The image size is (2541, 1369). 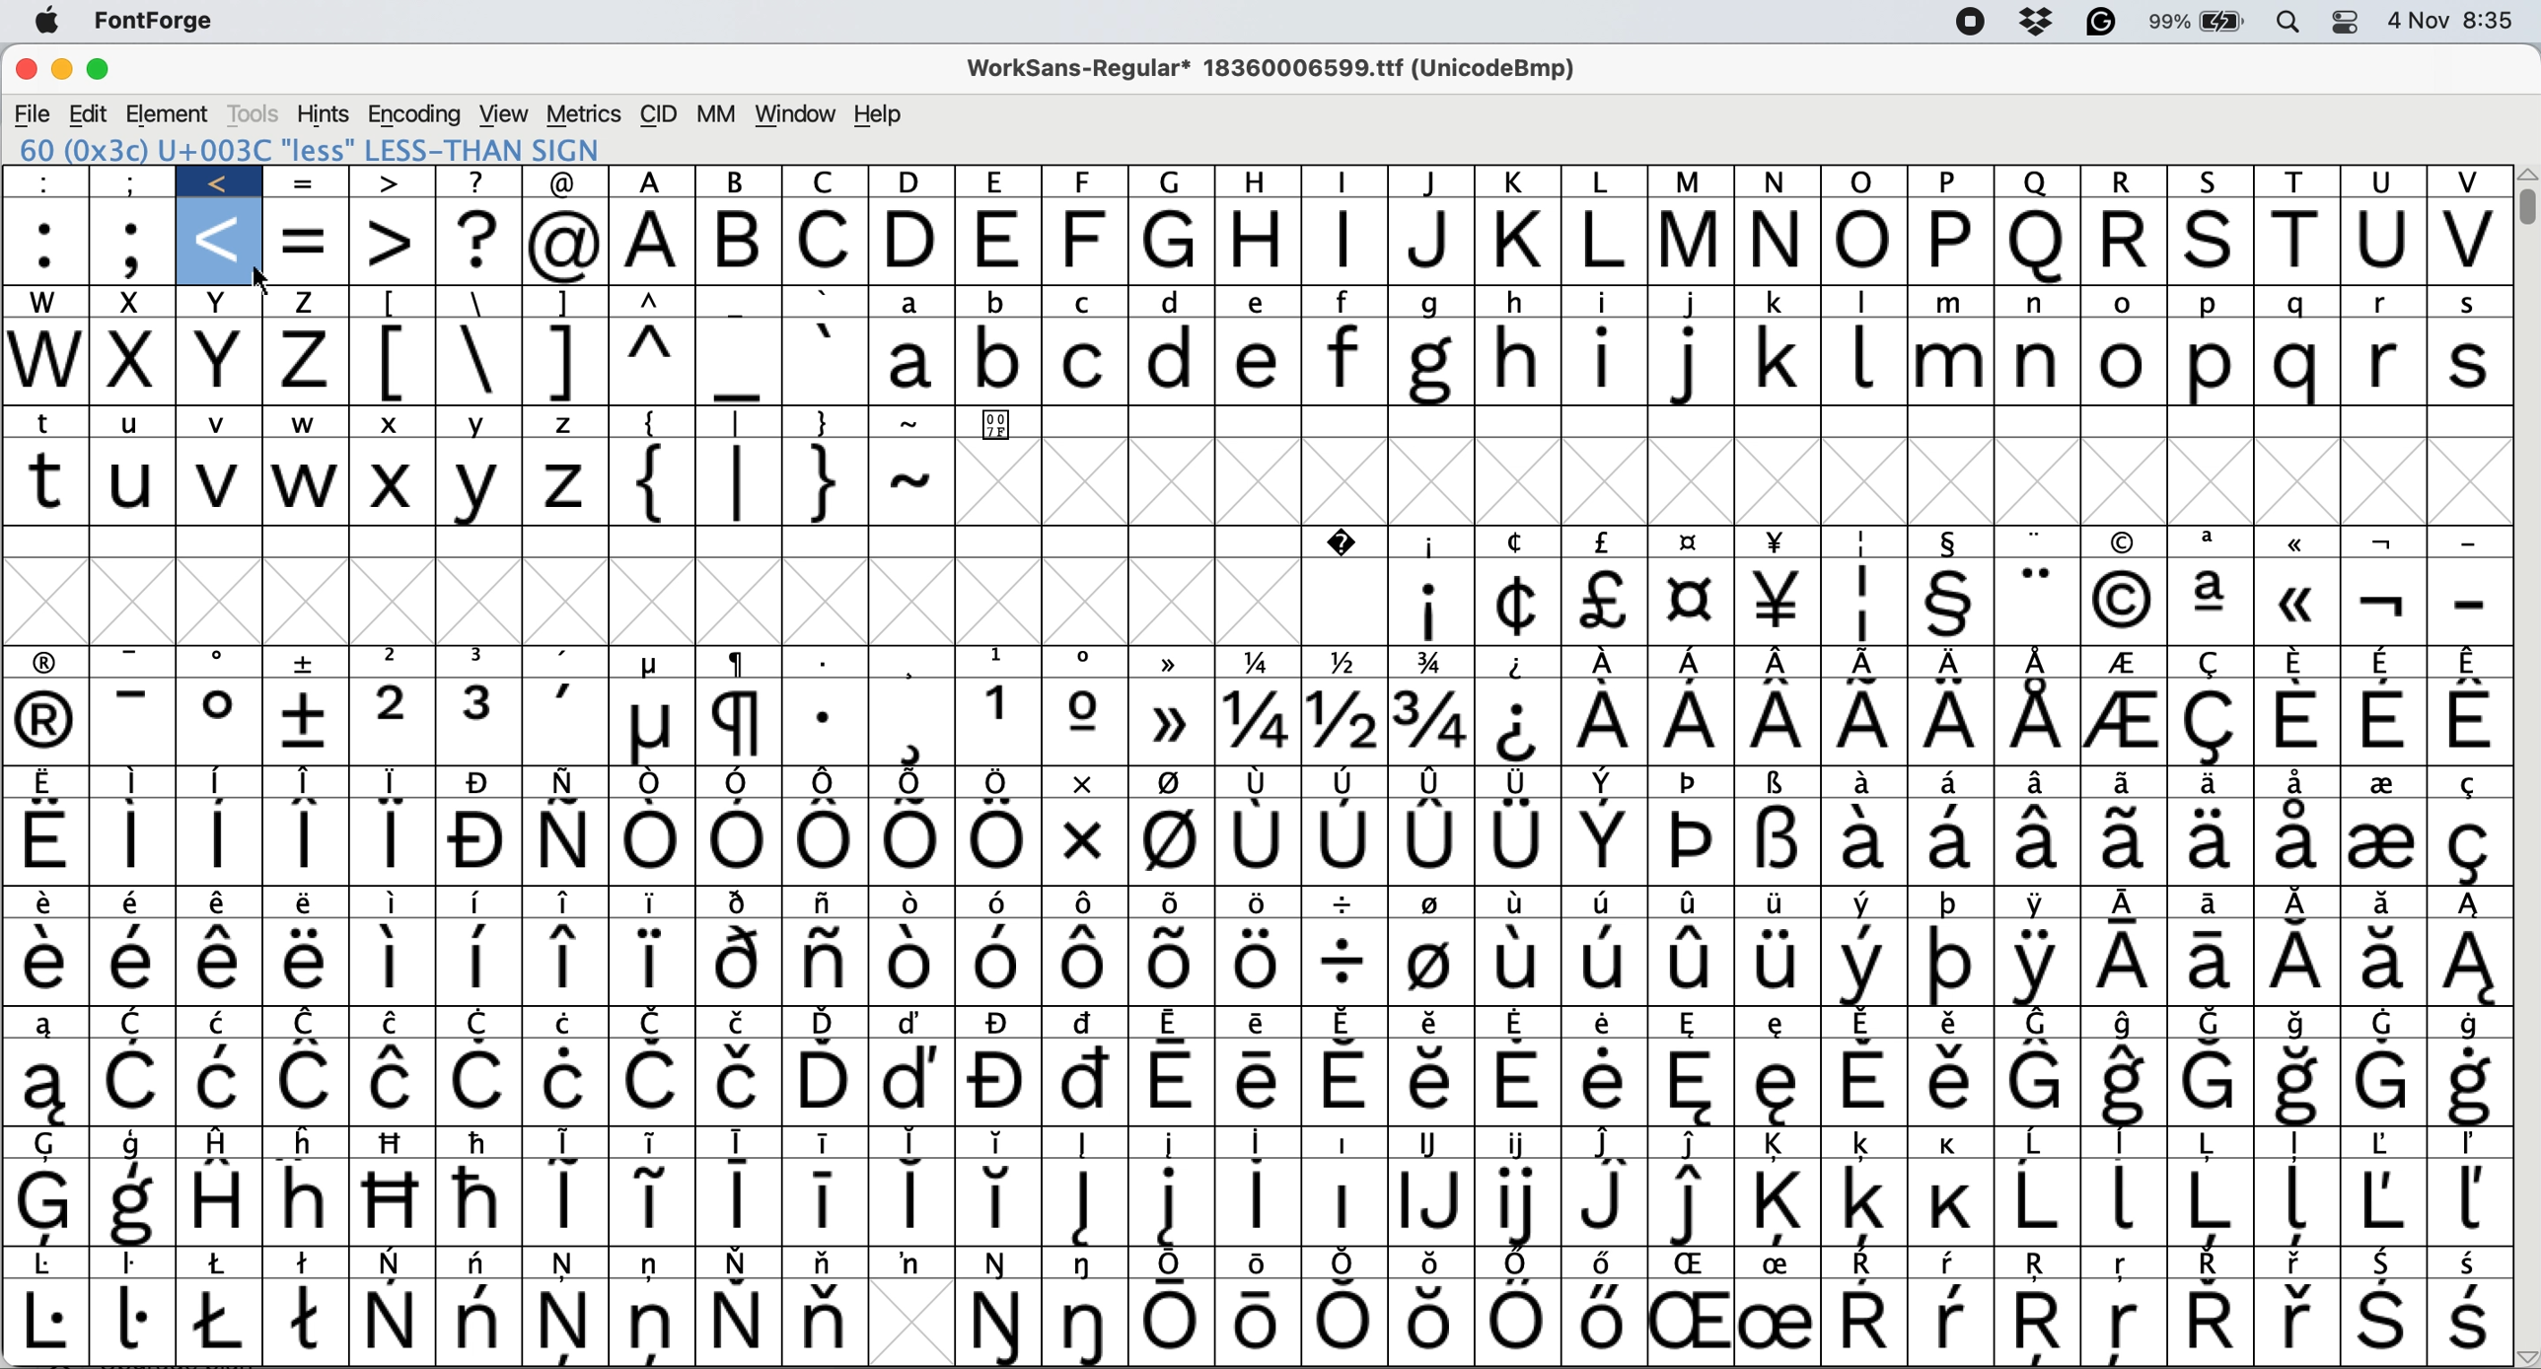 What do you see at coordinates (1260, 1143) in the screenshot?
I see `Symbol` at bounding box center [1260, 1143].